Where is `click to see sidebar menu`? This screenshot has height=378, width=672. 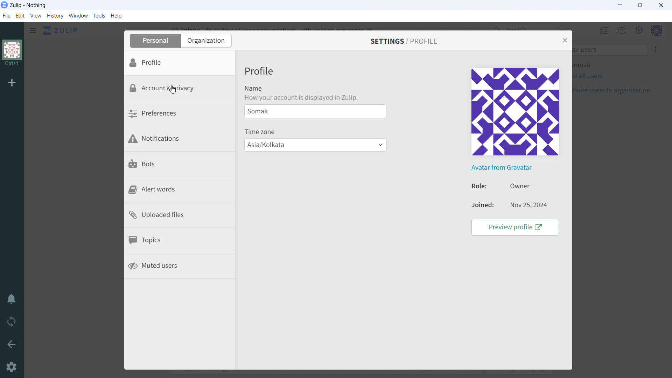 click to see sidebar menu is located at coordinates (33, 30).